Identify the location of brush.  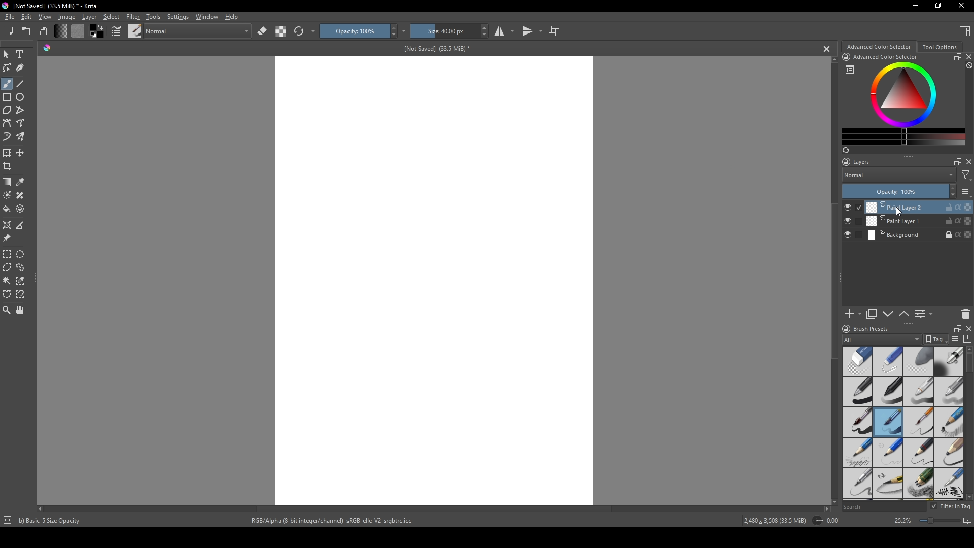
(135, 30).